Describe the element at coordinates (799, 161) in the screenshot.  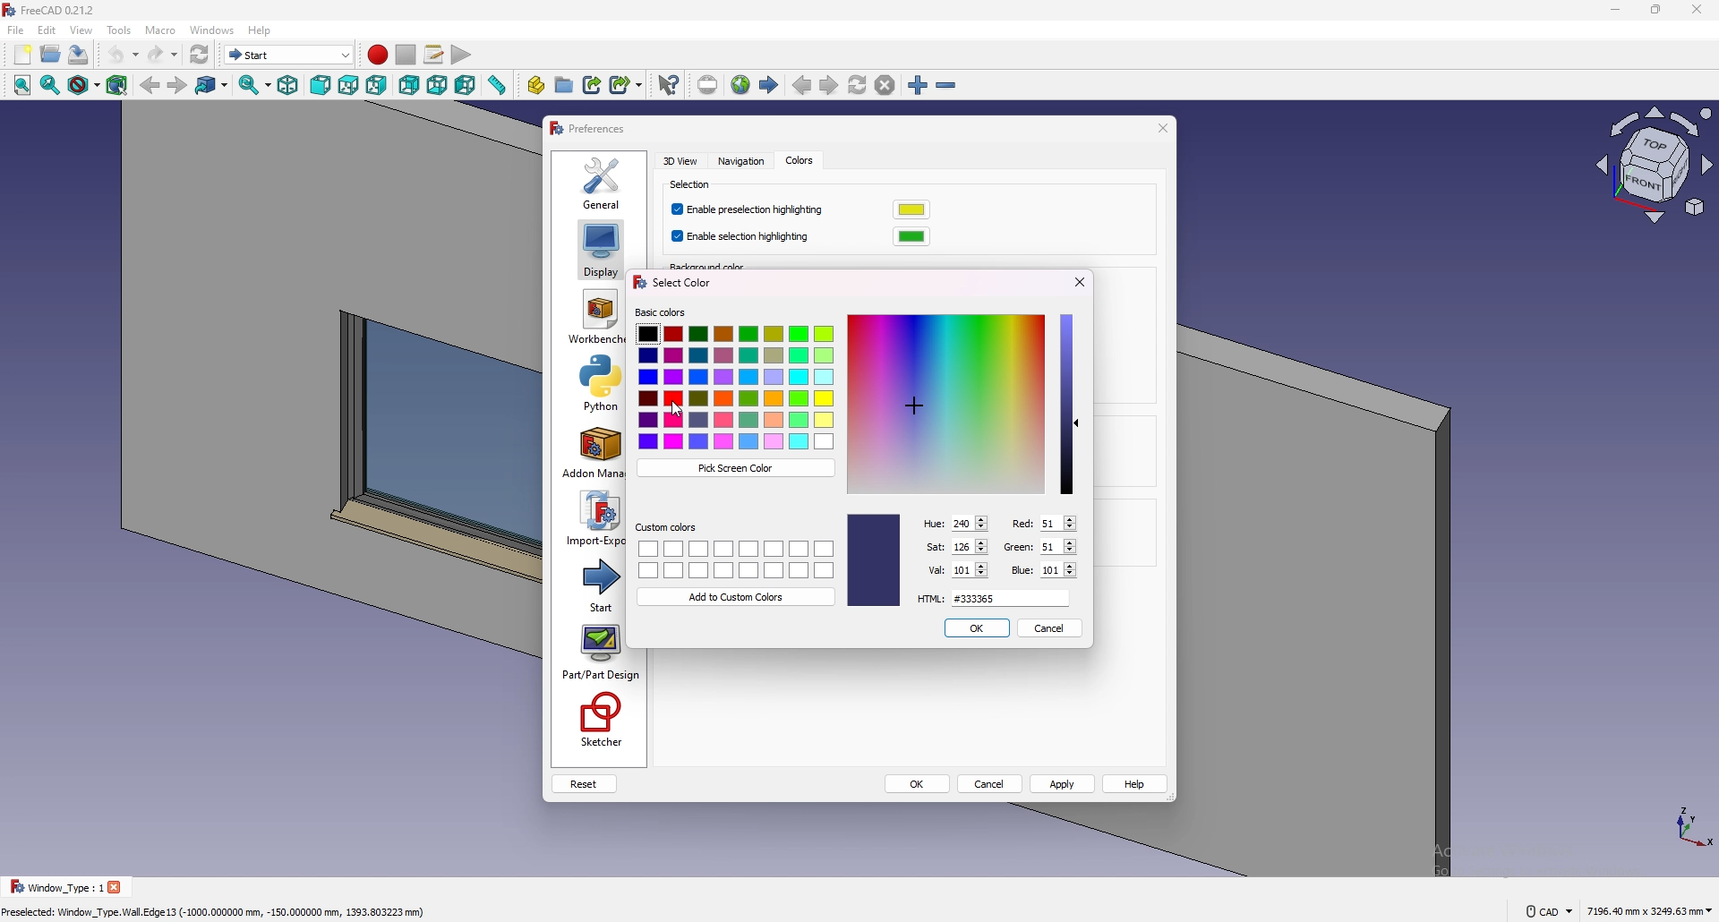
I see `colors` at that location.